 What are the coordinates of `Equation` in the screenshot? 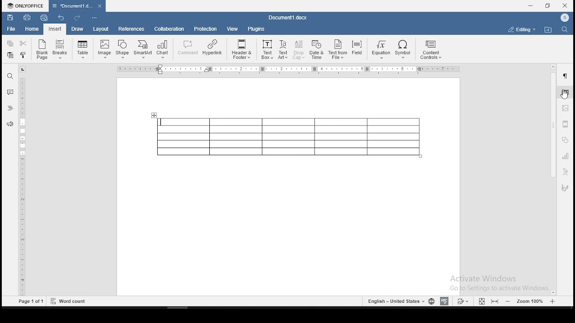 It's located at (380, 50).